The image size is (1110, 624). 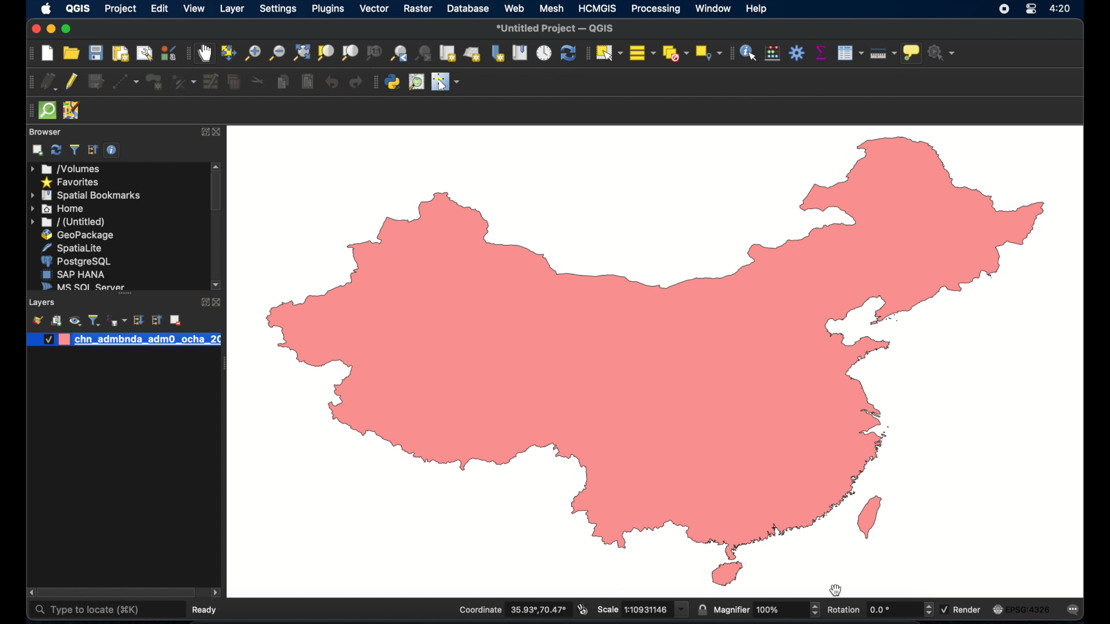 What do you see at coordinates (202, 303) in the screenshot?
I see `expand` at bounding box center [202, 303].